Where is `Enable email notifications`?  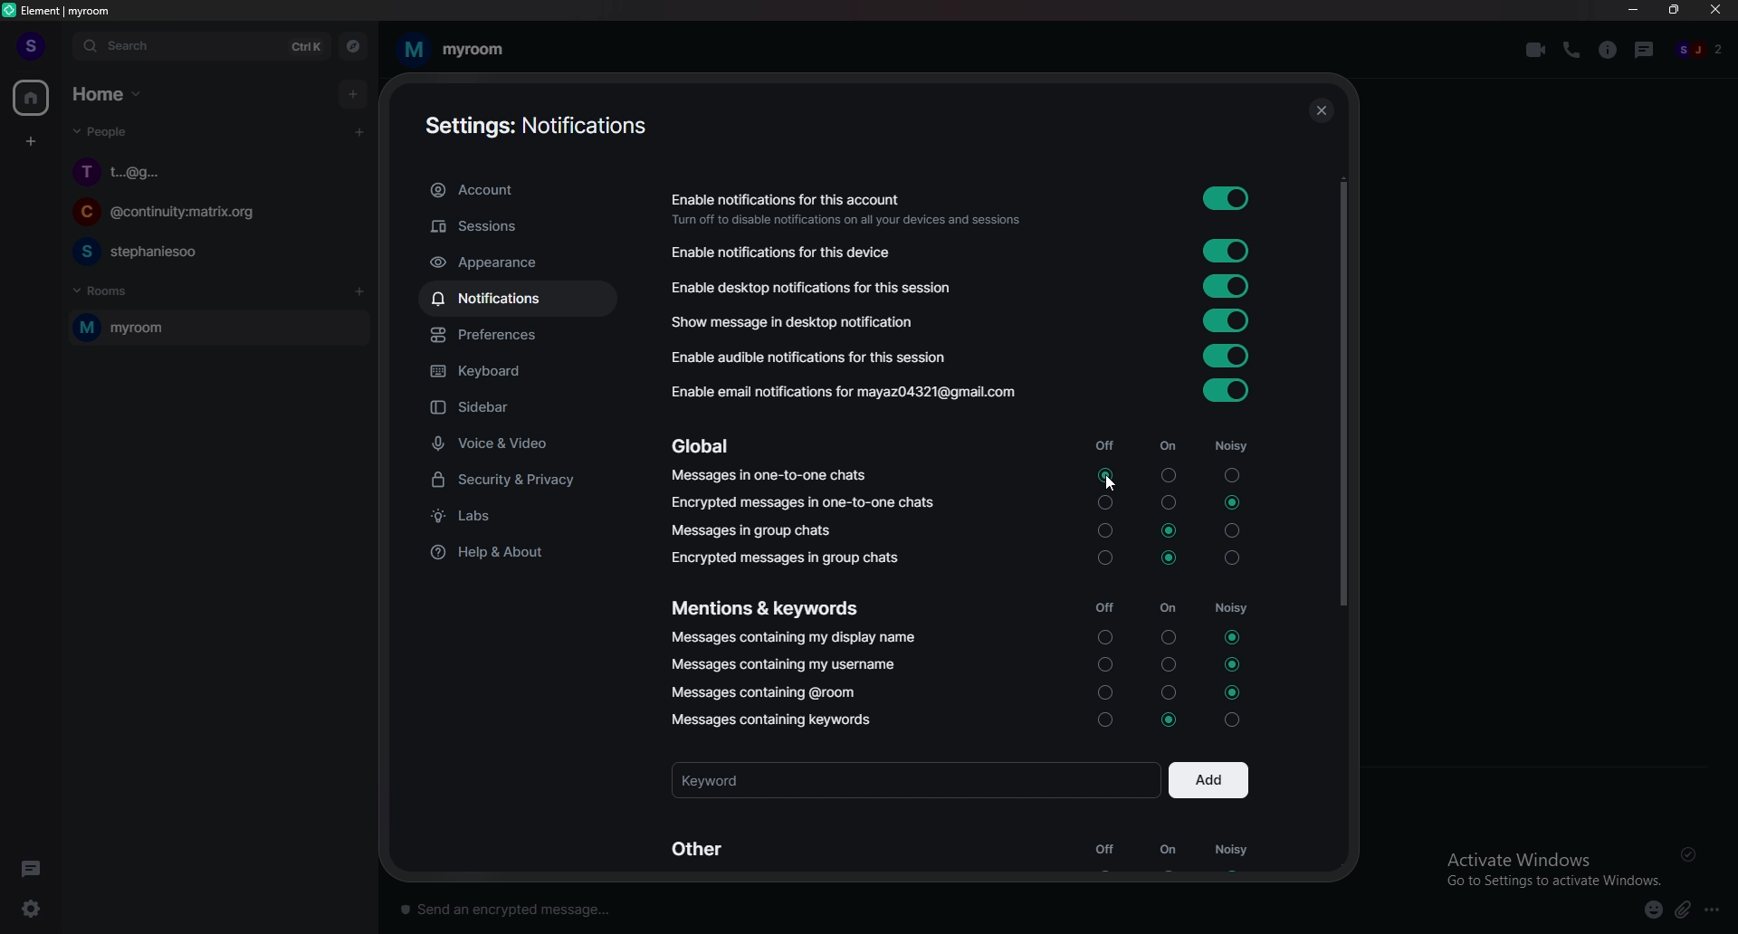
Enable email notifications is located at coordinates (842, 395).